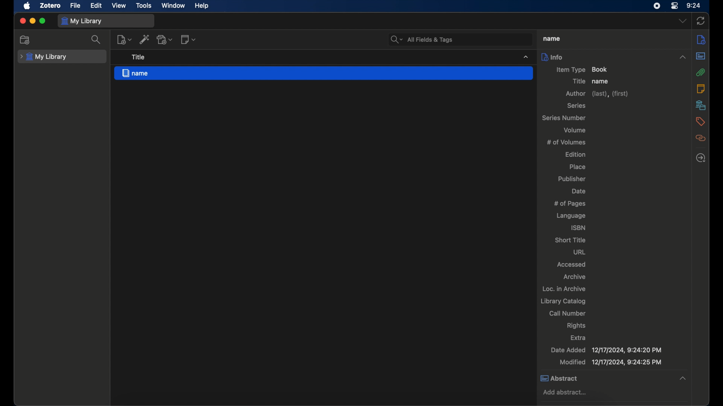 Image resolution: width=723 pixels, height=406 pixels. Describe the element at coordinates (702, 158) in the screenshot. I see `locate` at that location.